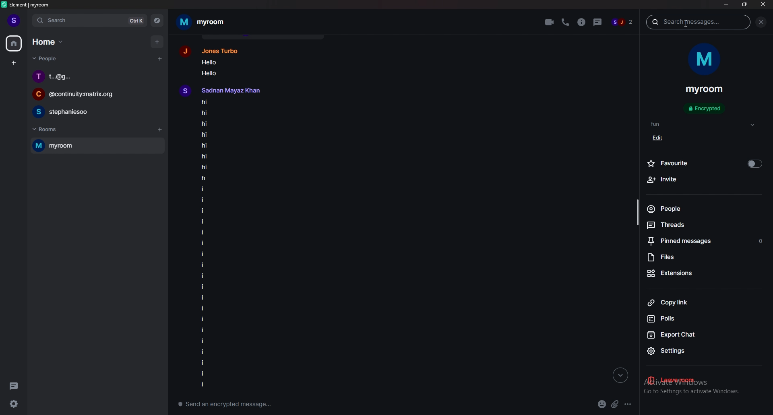  I want to click on extensions, so click(694, 273).